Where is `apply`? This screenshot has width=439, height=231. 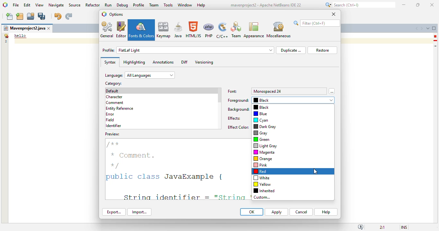
apply is located at coordinates (276, 212).